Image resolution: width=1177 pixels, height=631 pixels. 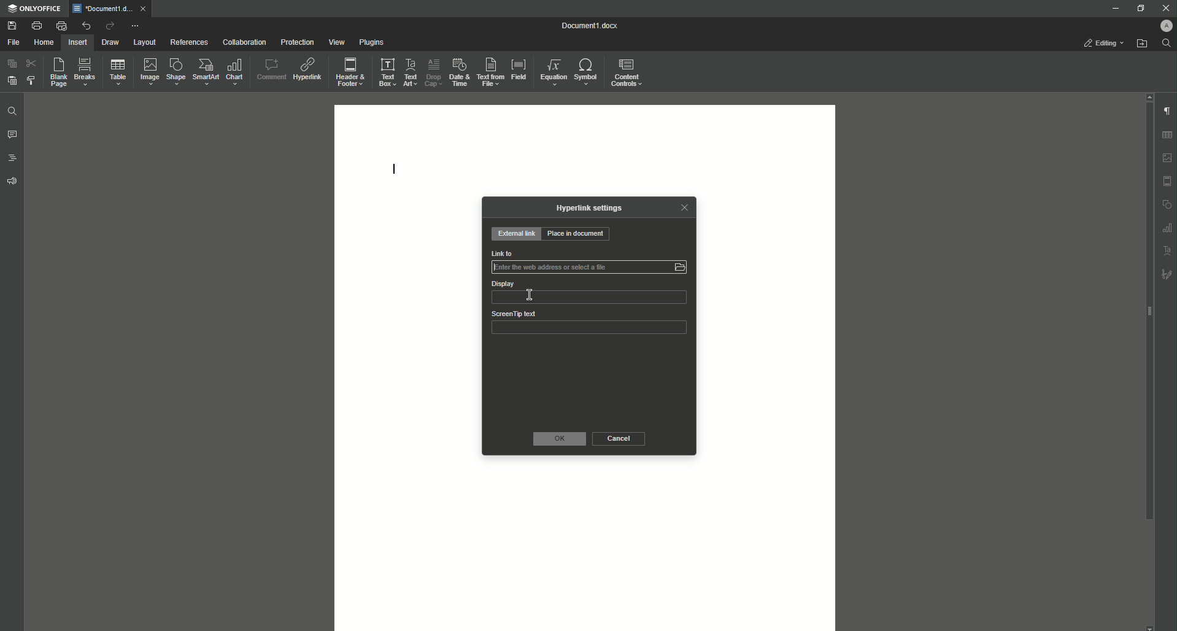 I want to click on scroll up, so click(x=1149, y=96).